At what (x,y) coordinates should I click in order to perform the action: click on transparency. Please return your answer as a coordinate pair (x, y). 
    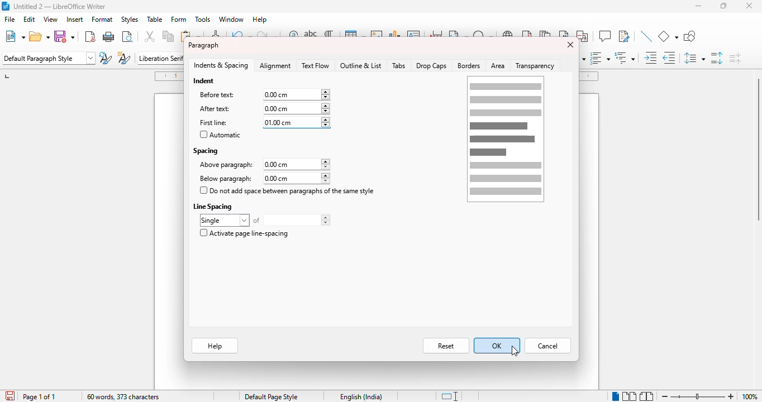
    Looking at the image, I should click on (537, 65).